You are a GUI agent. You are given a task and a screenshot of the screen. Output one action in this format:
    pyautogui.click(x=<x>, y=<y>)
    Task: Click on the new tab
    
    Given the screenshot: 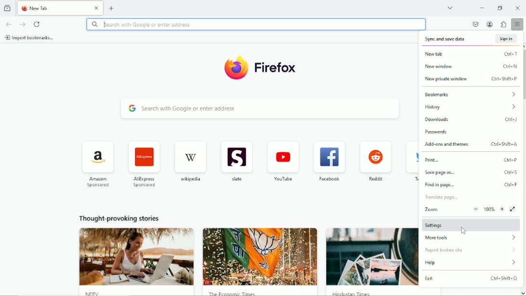 What is the action you would take?
    pyautogui.click(x=112, y=8)
    